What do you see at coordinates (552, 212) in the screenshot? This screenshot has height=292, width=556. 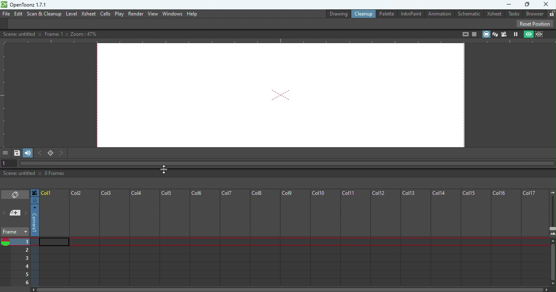 I see `Zoom in/out of Xsheet` at bounding box center [552, 212].